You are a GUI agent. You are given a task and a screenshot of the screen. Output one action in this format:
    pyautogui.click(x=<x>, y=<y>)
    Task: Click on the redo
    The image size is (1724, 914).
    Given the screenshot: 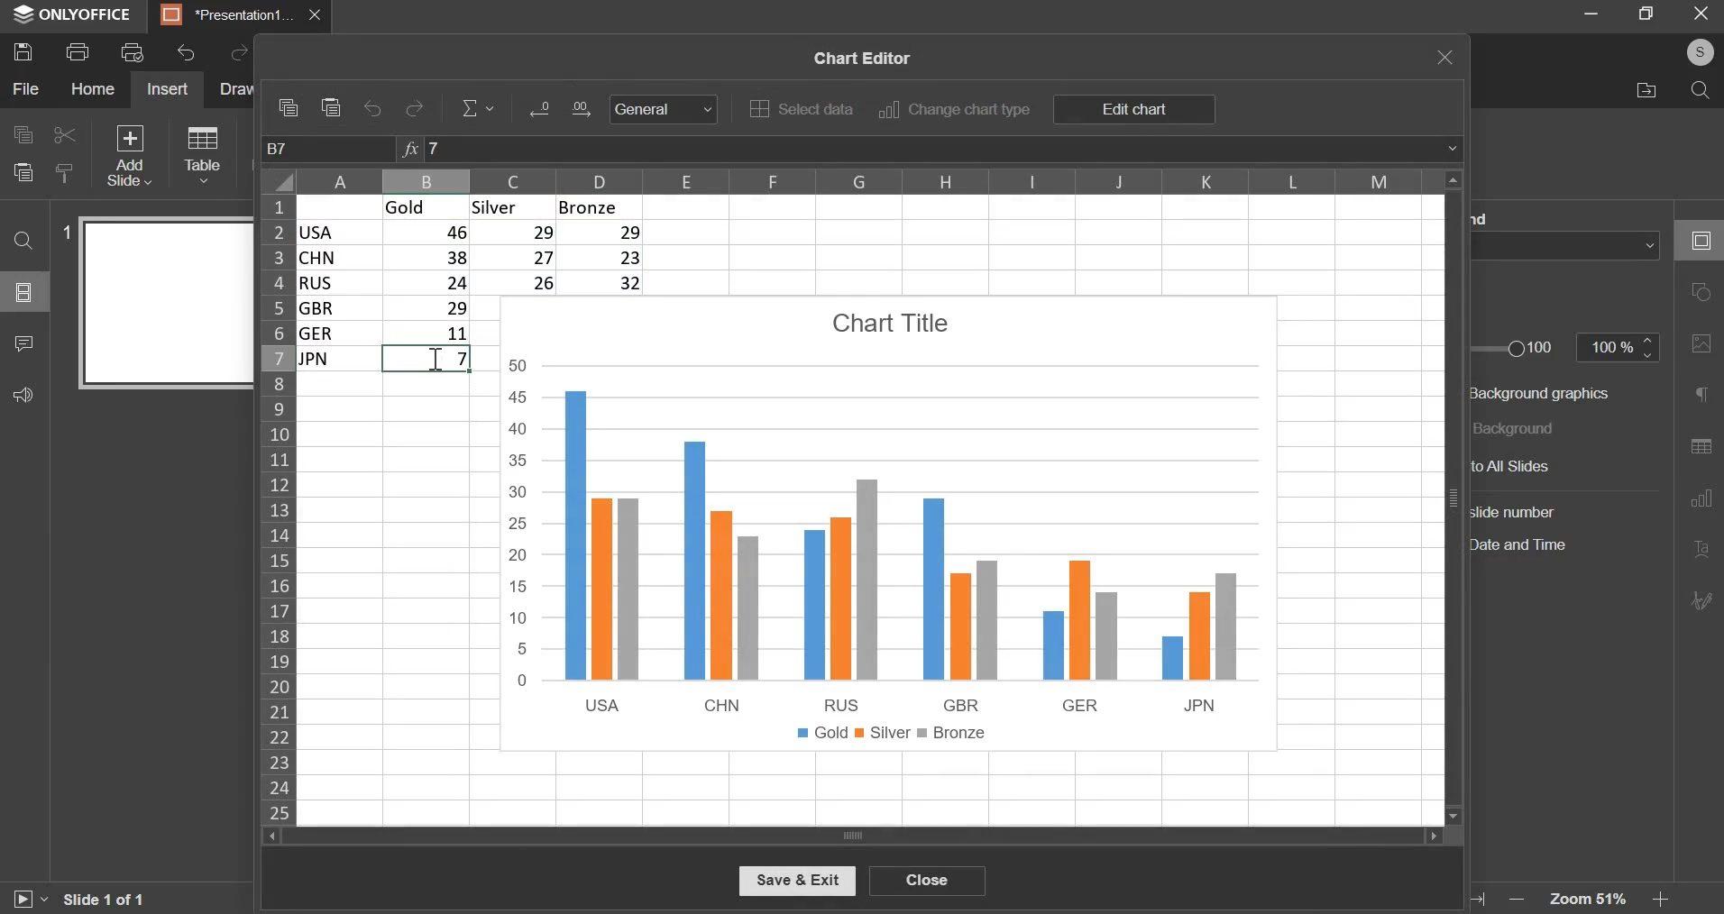 What is the action you would take?
    pyautogui.click(x=417, y=108)
    